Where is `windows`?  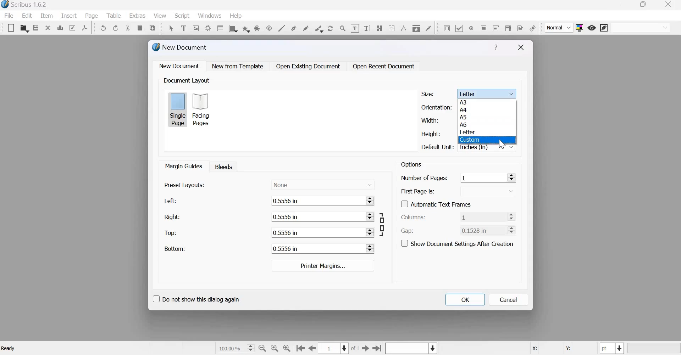
windows is located at coordinates (210, 16).